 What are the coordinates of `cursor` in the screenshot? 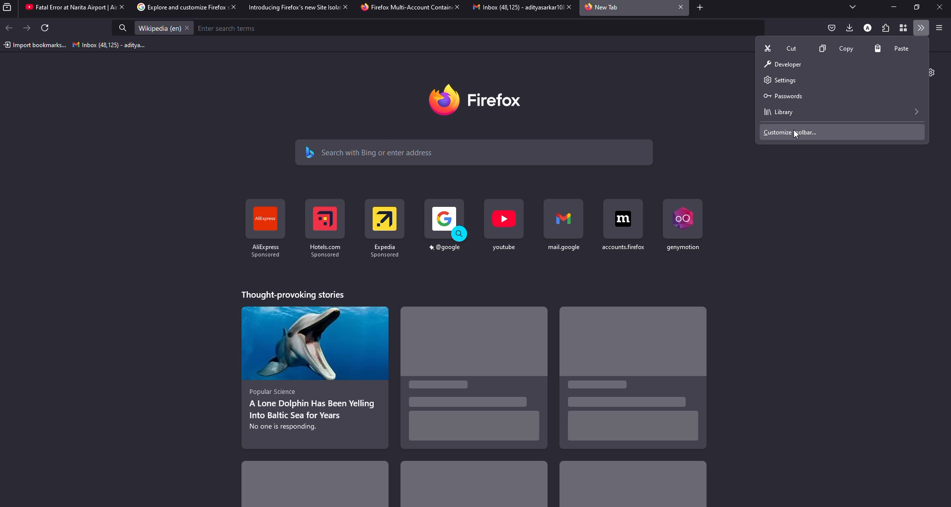 It's located at (794, 135).